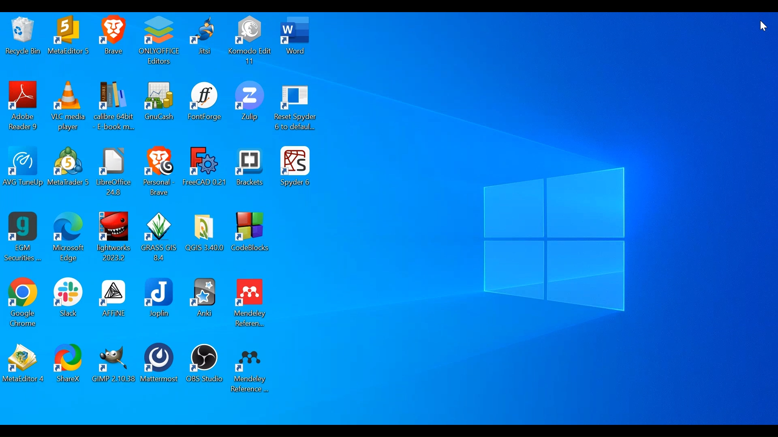  What do you see at coordinates (203, 40) in the screenshot?
I see `Jitsi ` at bounding box center [203, 40].